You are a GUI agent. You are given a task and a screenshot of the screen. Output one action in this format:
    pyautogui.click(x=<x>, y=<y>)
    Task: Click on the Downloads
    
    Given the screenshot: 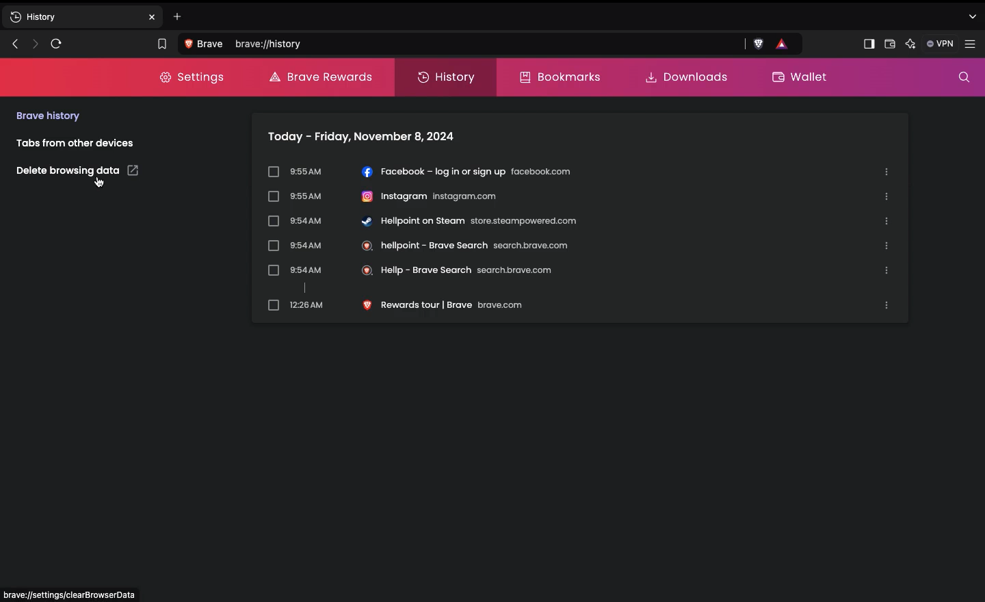 What is the action you would take?
    pyautogui.click(x=683, y=77)
    